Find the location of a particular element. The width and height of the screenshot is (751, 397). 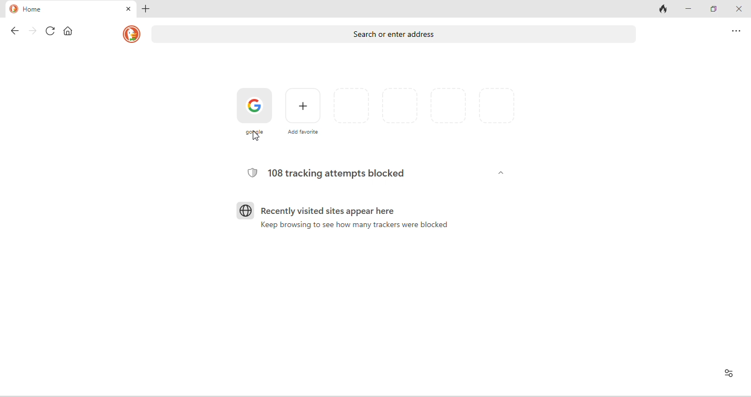

maximize is located at coordinates (712, 9).